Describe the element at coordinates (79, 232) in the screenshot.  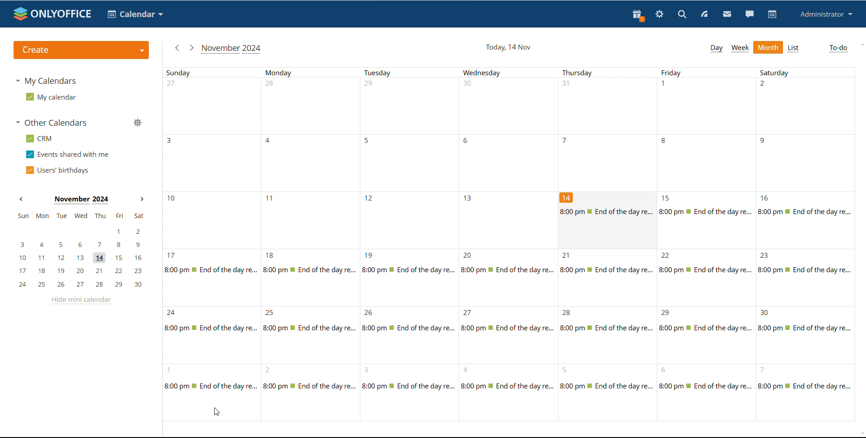
I see `1, 2` at that location.